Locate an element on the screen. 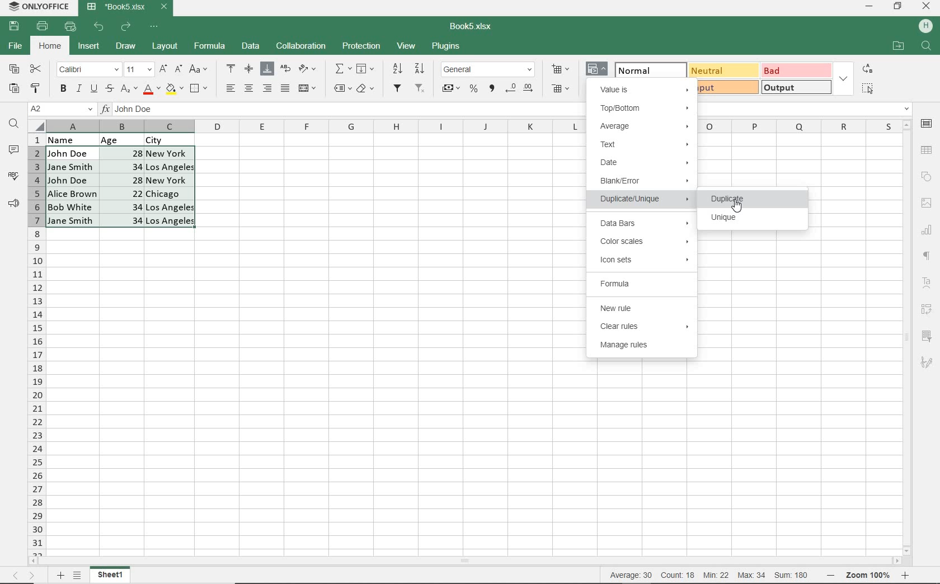 The height and width of the screenshot is (584, 940). CLEAR RULES is located at coordinates (643, 327).